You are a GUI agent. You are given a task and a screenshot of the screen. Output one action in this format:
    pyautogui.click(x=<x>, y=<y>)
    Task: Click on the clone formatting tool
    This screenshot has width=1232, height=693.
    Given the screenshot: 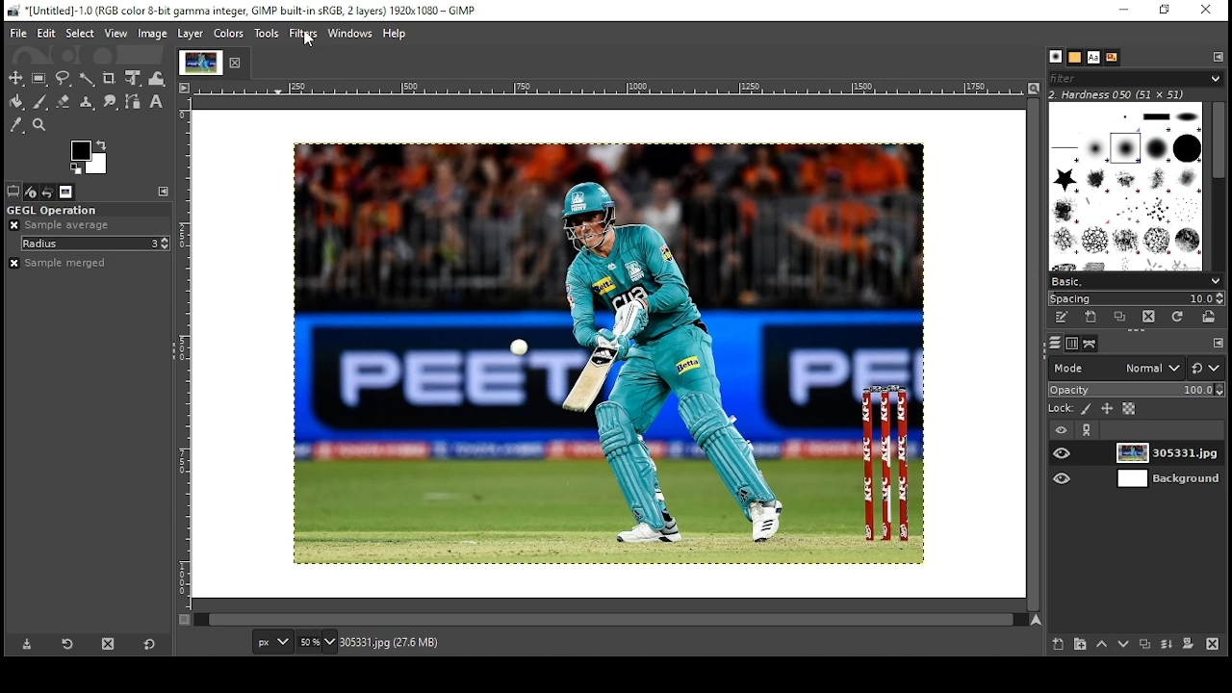 What is the action you would take?
    pyautogui.click(x=87, y=102)
    